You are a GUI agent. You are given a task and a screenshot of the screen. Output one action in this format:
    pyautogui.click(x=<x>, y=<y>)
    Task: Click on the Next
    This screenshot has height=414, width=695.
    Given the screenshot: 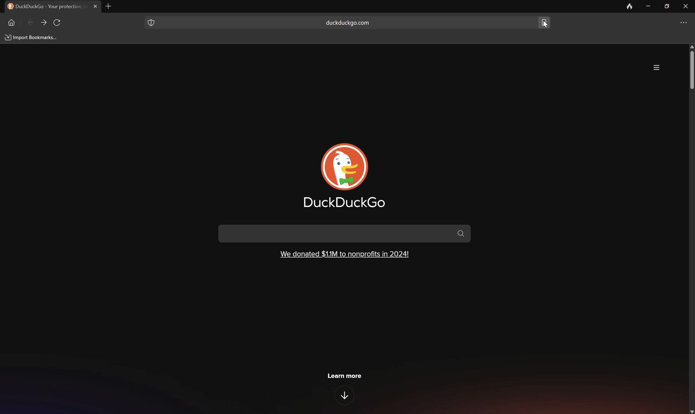 What is the action you would take?
    pyautogui.click(x=44, y=23)
    